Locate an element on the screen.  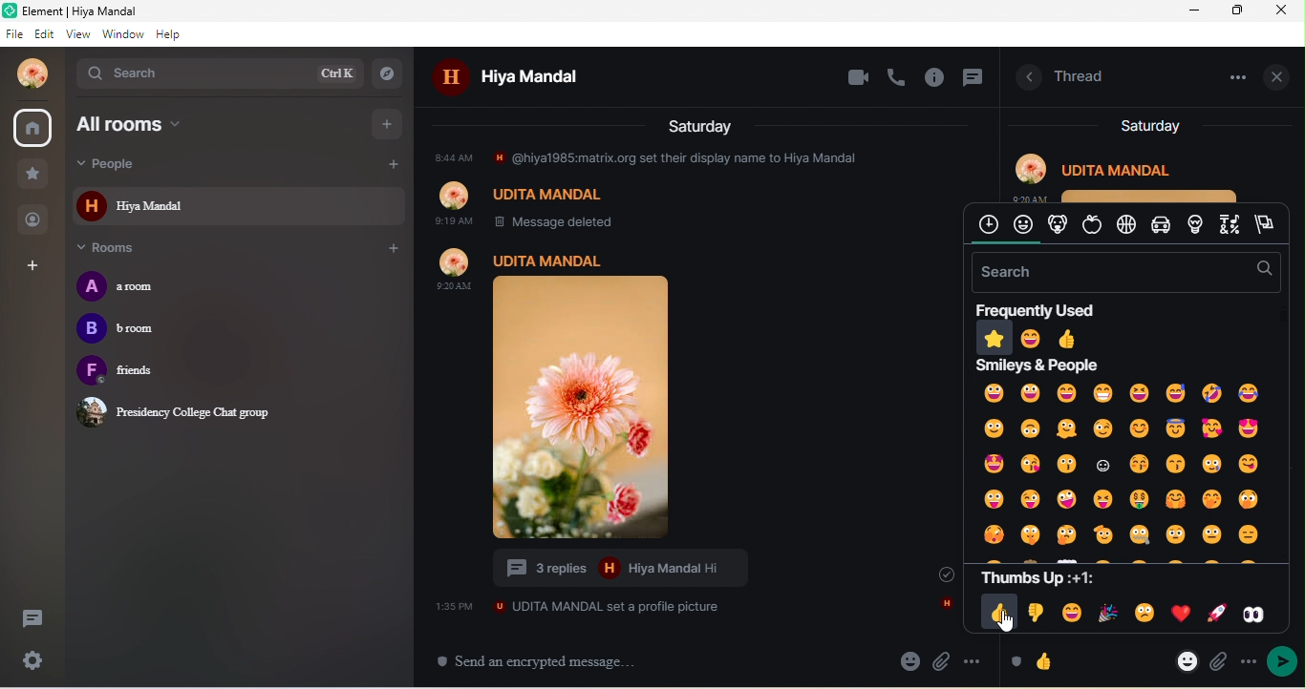
more option is located at coordinates (1247, 659).